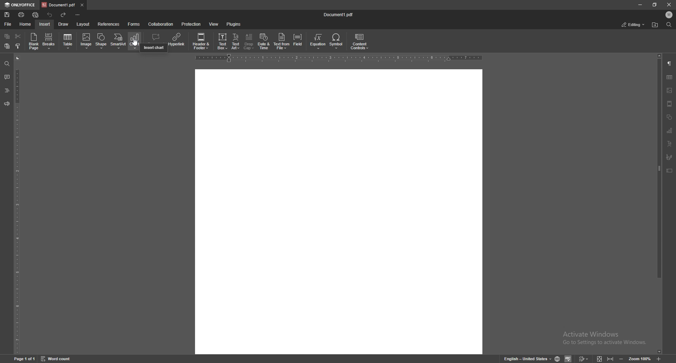  Describe the element at coordinates (7, 77) in the screenshot. I see `comment` at that location.